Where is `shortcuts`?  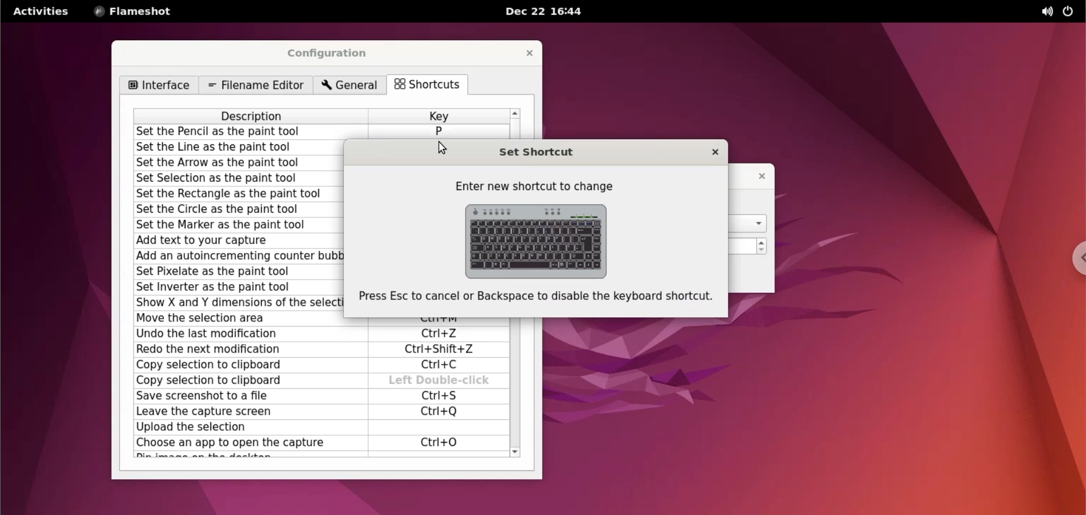
shortcuts is located at coordinates (432, 85).